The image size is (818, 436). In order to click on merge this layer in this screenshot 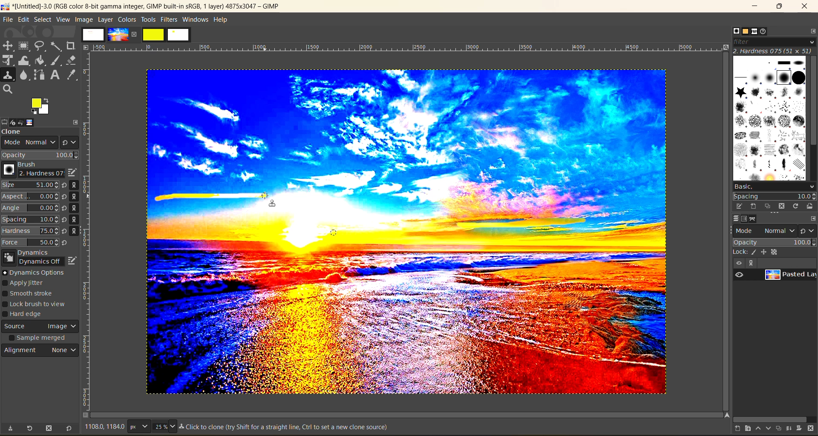, I will do `click(789, 428)`.